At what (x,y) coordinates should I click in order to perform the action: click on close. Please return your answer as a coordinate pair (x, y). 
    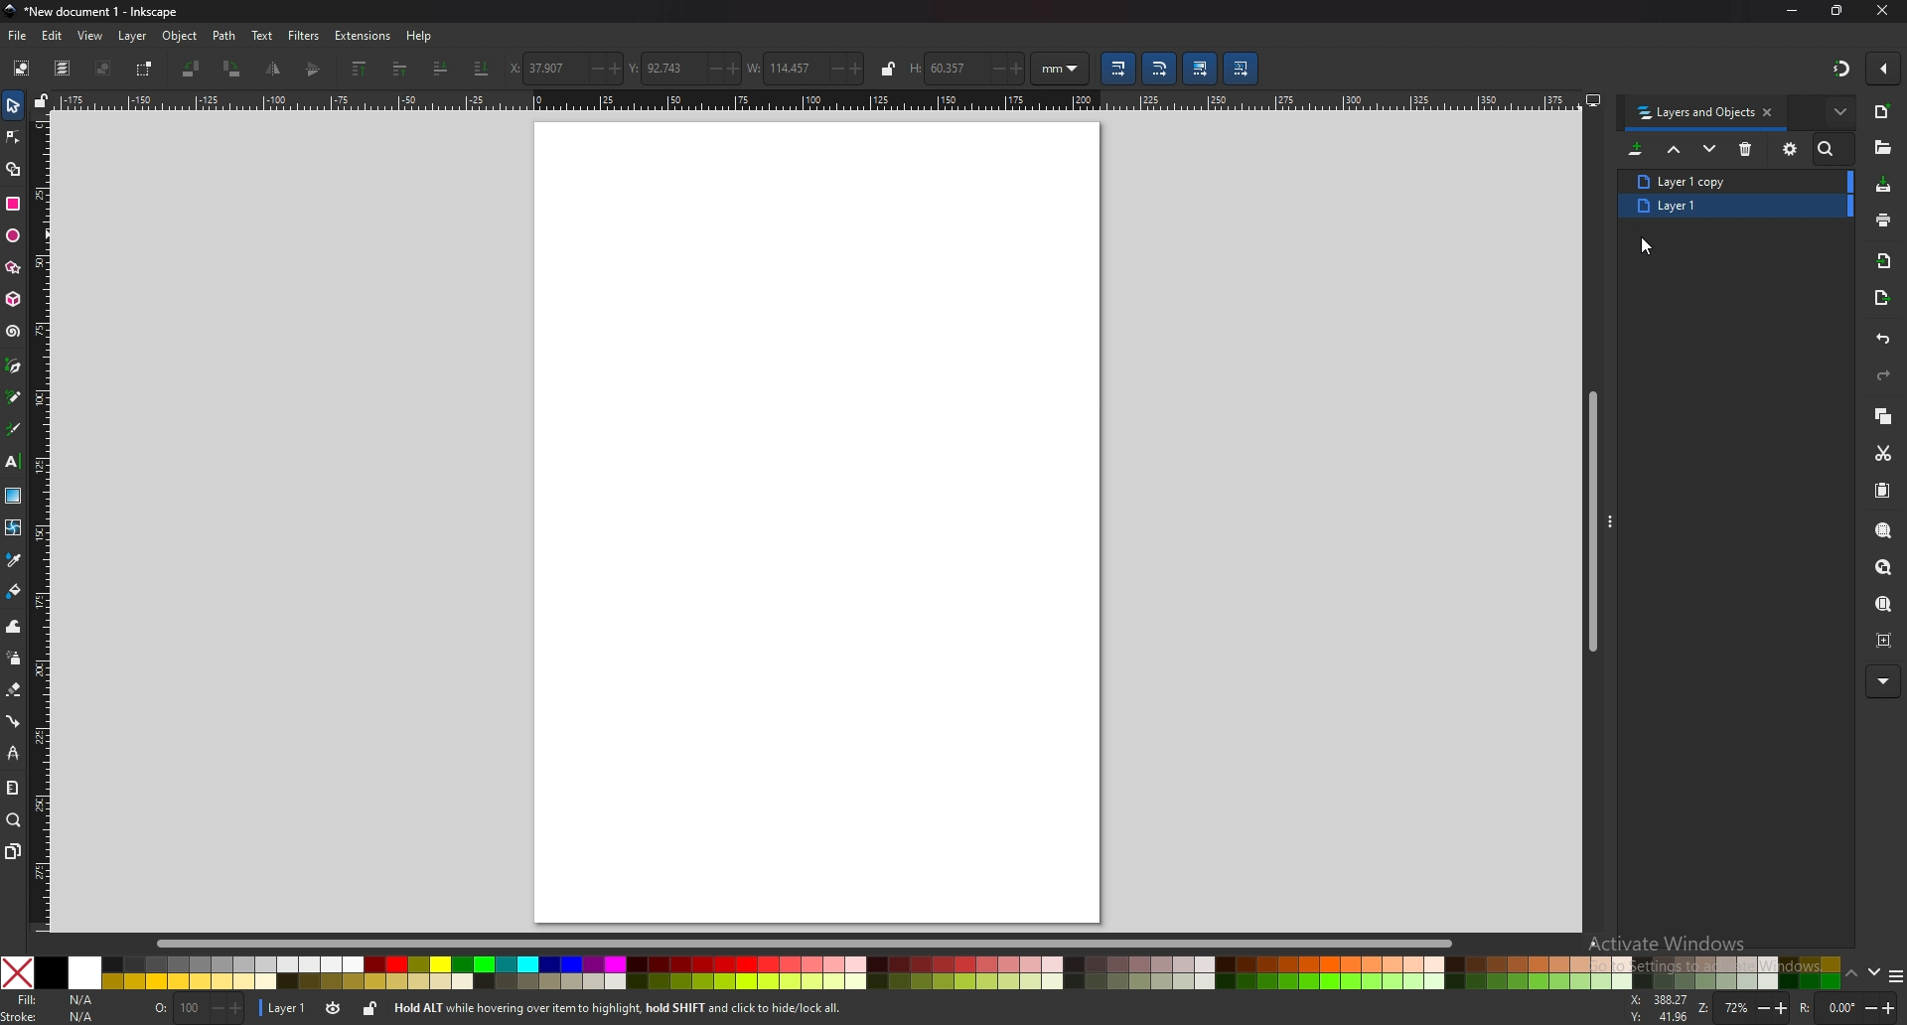
    Looking at the image, I should click on (1883, 11).